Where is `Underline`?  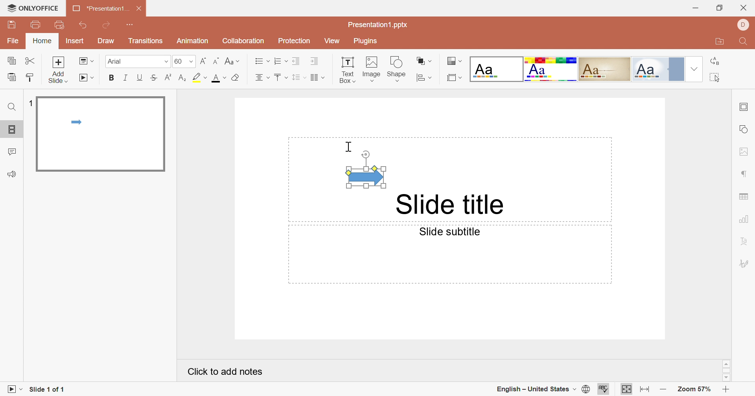 Underline is located at coordinates (140, 78).